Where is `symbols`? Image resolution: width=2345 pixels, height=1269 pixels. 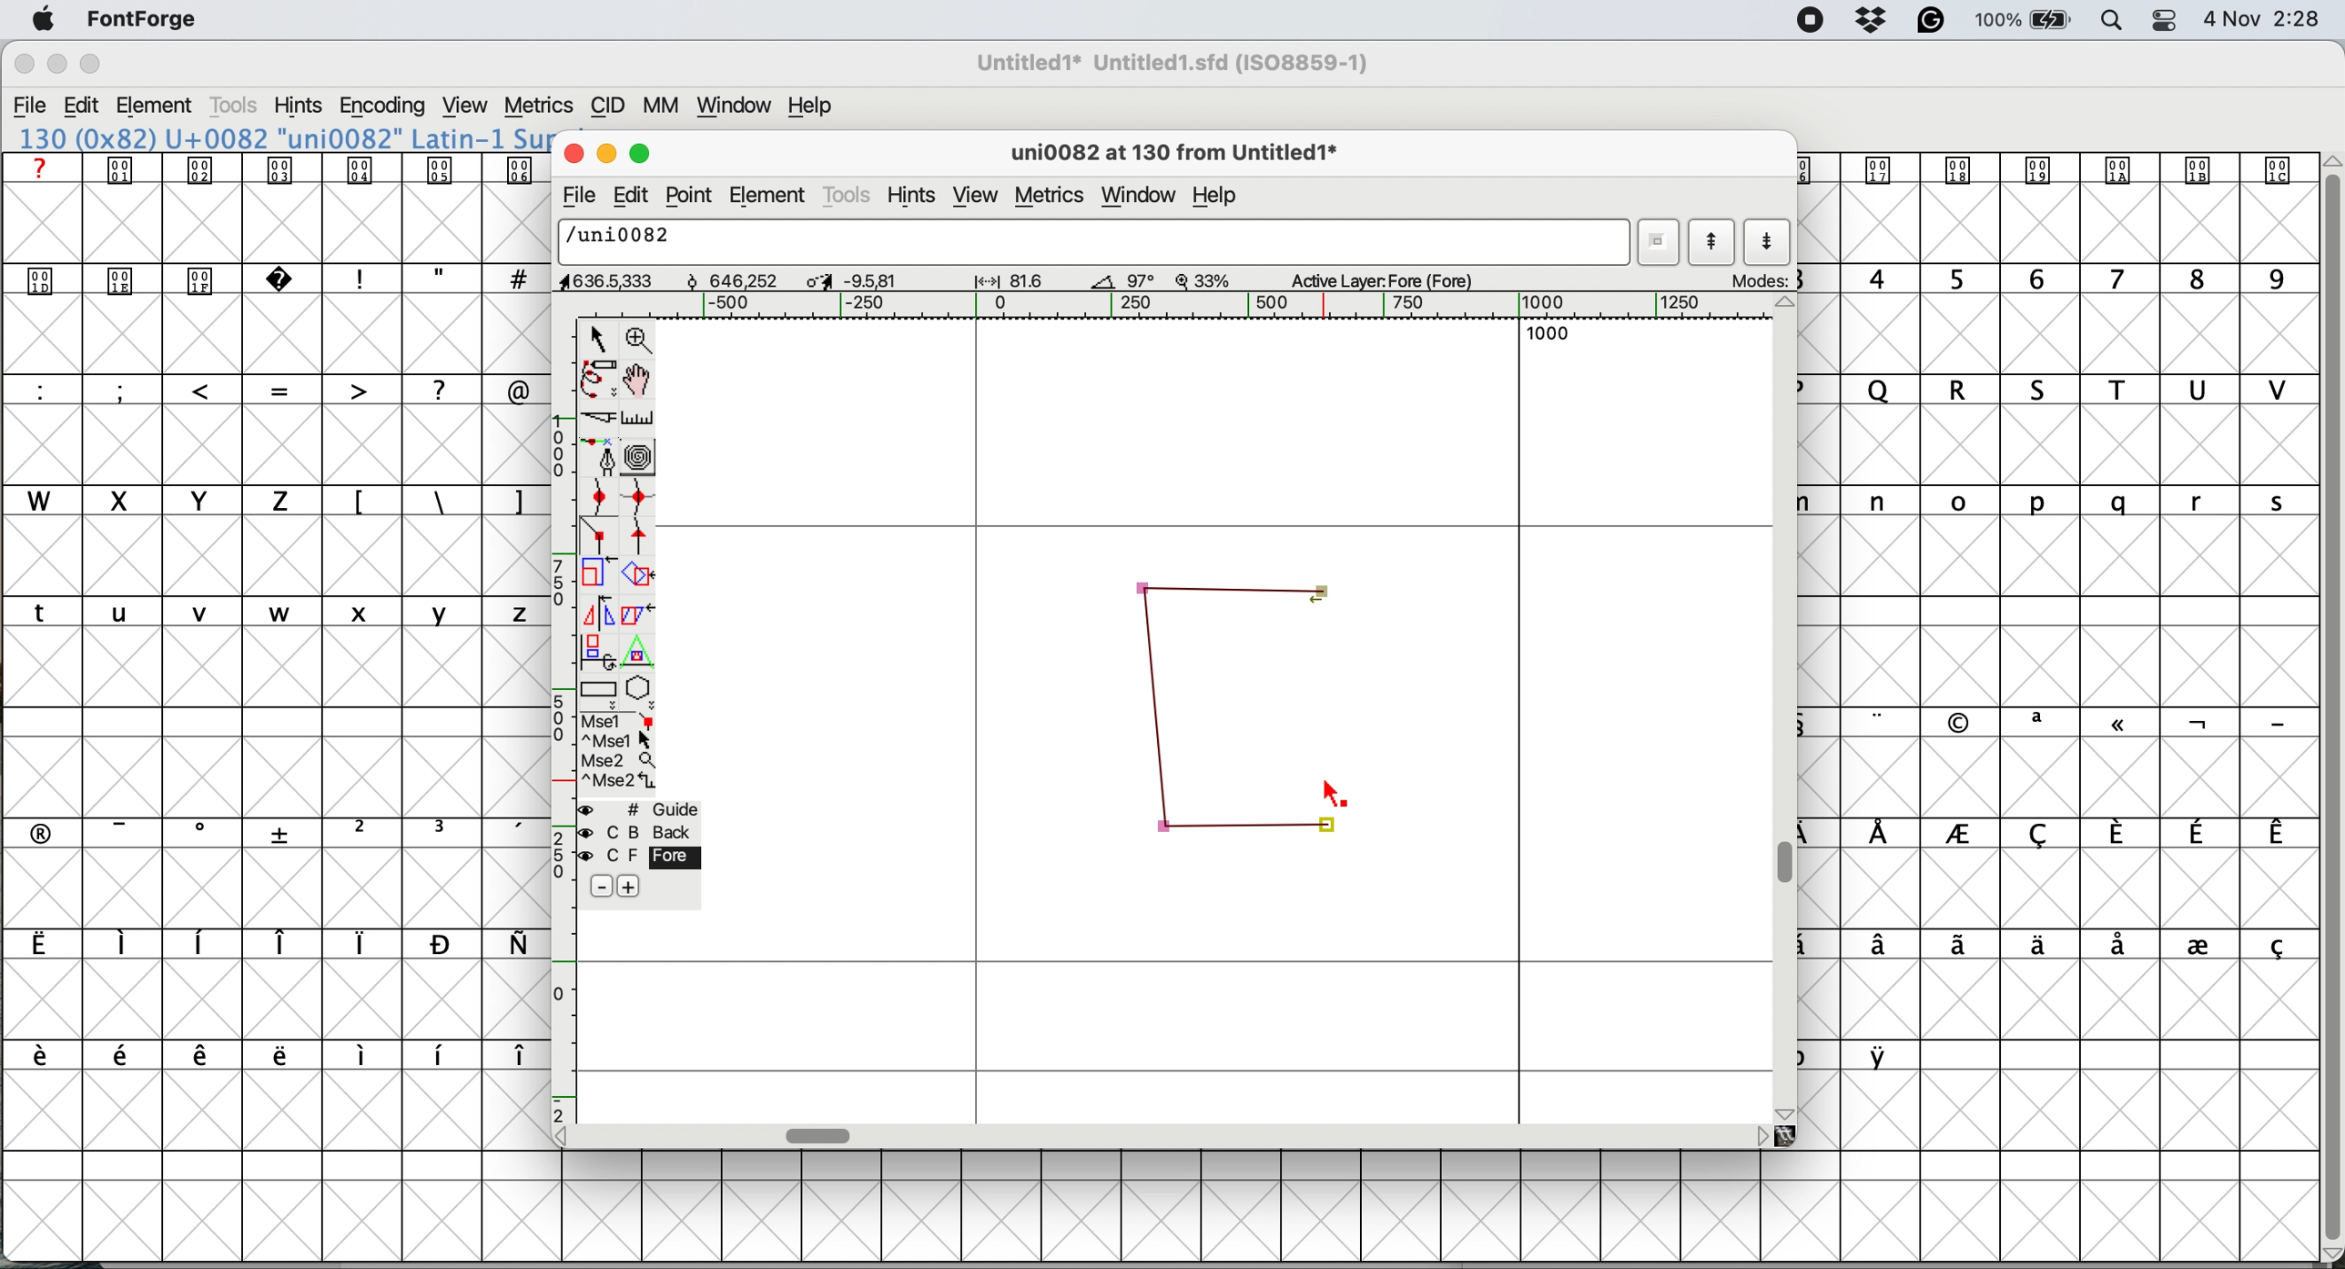 symbols is located at coordinates (2070, 947).